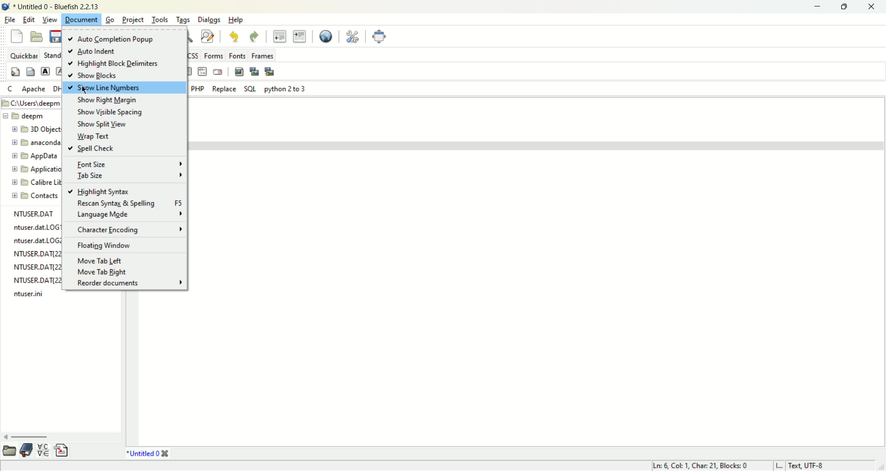 The image size is (886, 471). Describe the element at coordinates (285, 89) in the screenshot. I see `python 2 to 3` at that location.